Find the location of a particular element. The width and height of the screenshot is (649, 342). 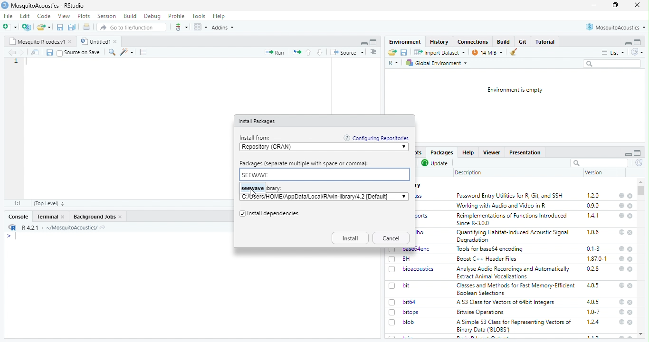

Git is located at coordinates (524, 41).